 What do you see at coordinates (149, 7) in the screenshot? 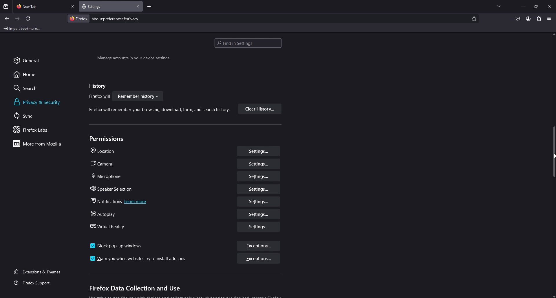
I see `add tab` at bounding box center [149, 7].